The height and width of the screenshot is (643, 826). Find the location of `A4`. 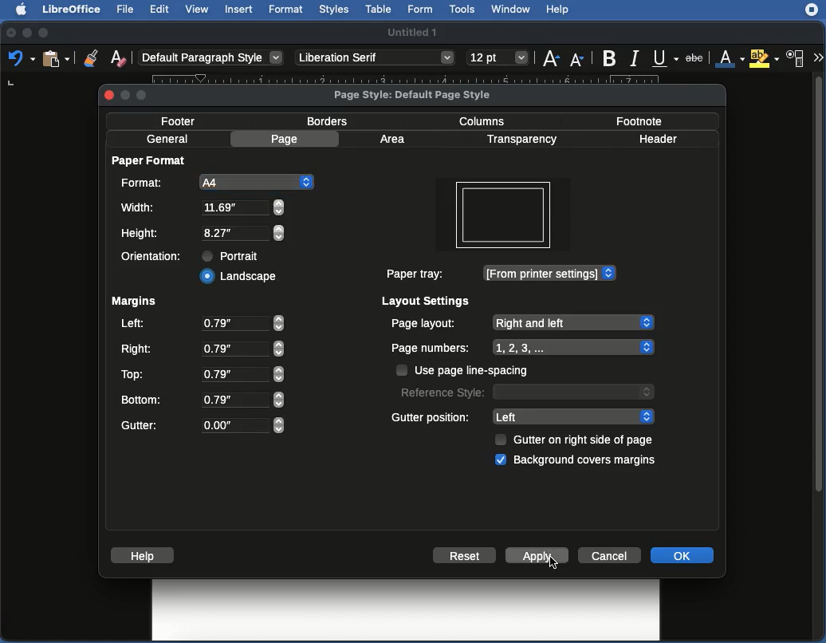

A4 is located at coordinates (256, 180).